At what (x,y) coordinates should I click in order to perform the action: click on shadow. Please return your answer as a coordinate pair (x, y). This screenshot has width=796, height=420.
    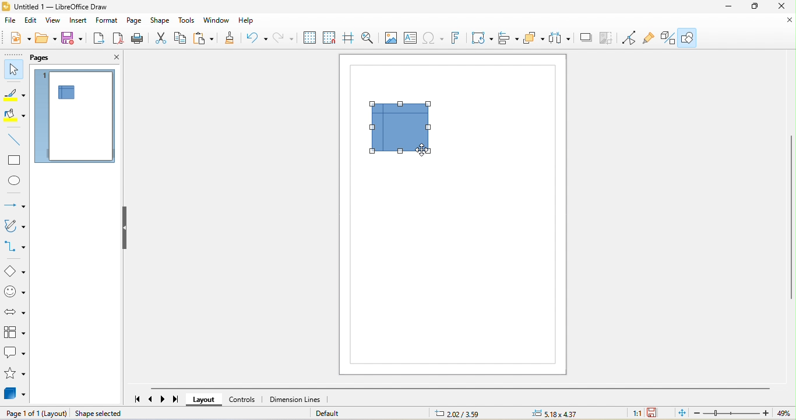
    Looking at the image, I should click on (588, 38).